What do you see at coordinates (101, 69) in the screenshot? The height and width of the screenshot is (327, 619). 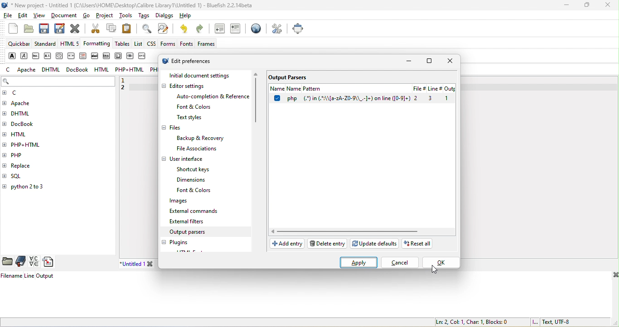 I see `html` at bounding box center [101, 69].